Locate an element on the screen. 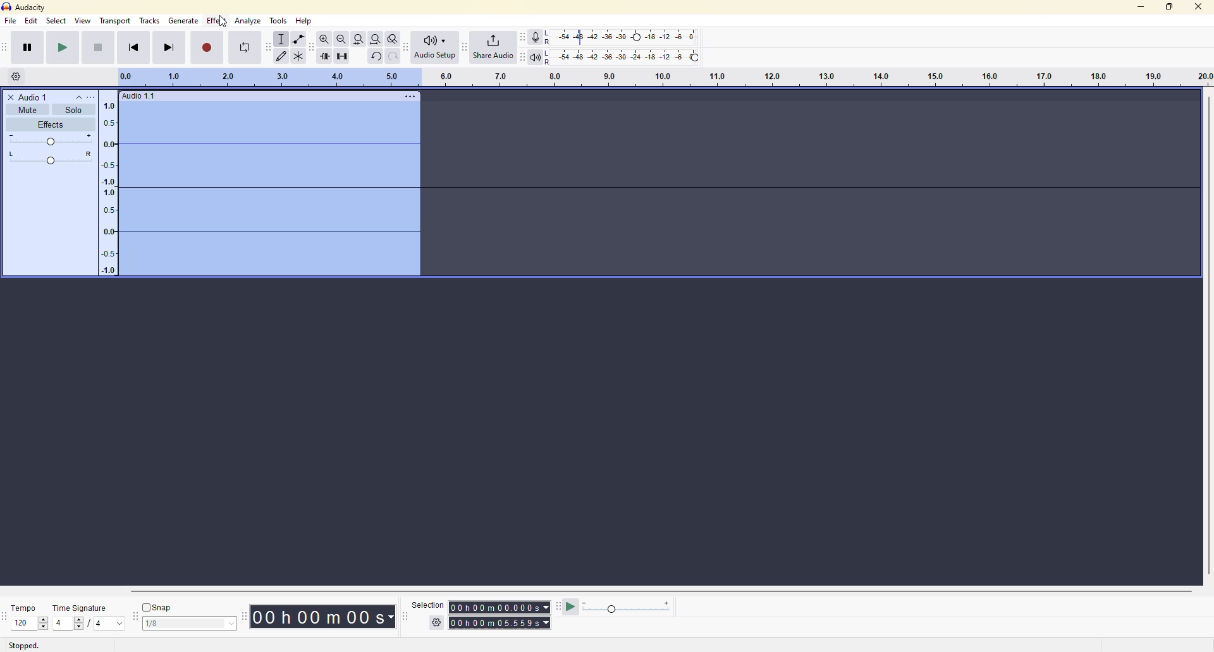 This screenshot has width=1214, height=652. envelope tool is located at coordinates (298, 39).